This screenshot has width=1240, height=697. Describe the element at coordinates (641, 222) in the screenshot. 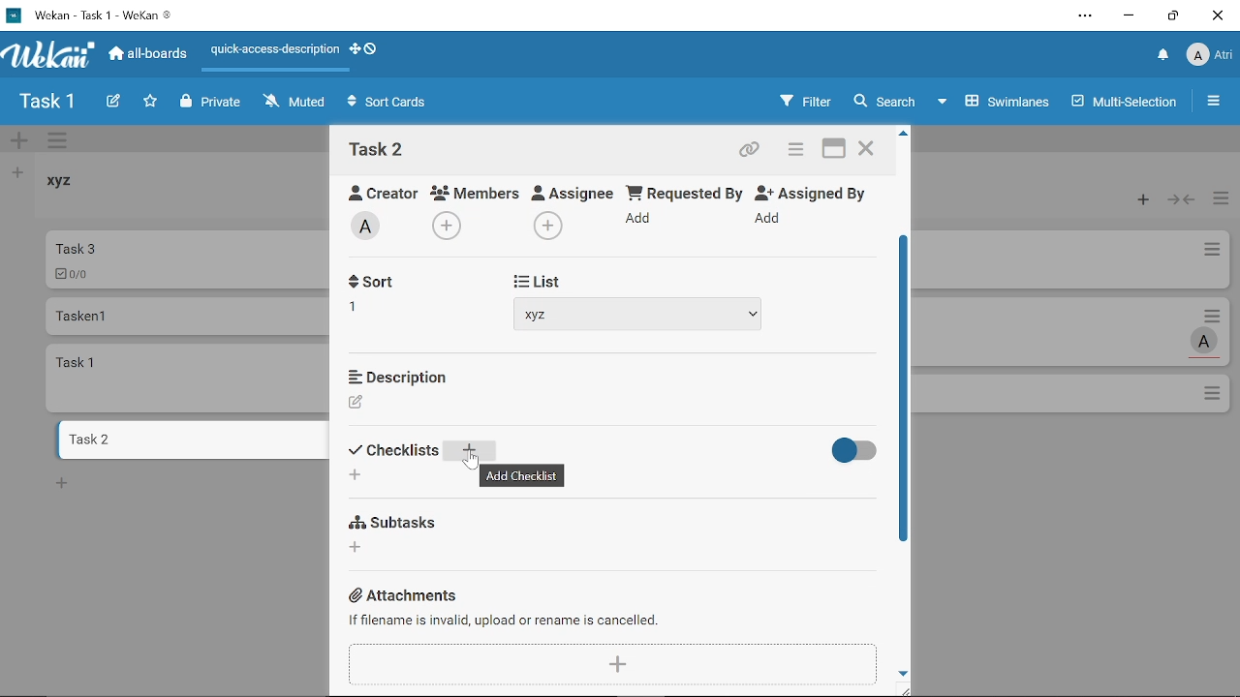

I see `Add` at that location.